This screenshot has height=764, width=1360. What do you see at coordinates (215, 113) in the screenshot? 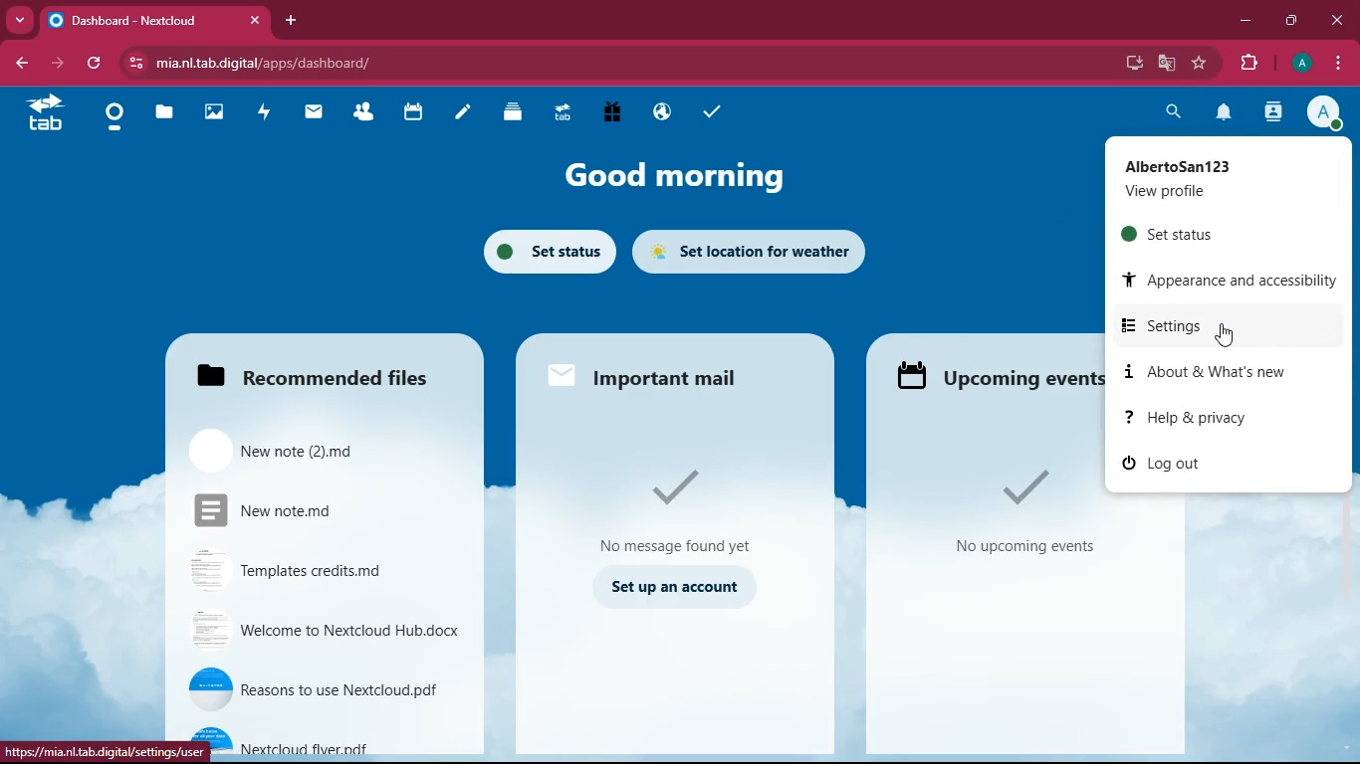
I see `images` at bounding box center [215, 113].